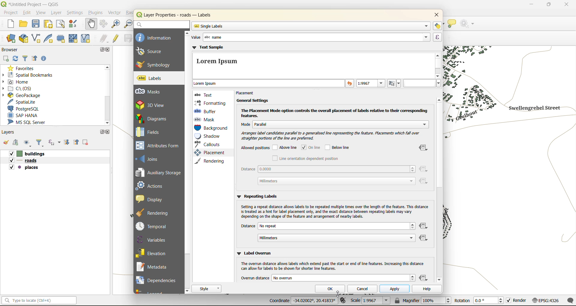 The width and height of the screenshot is (576, 306). I want to click on spatialite, so click(22, 102).